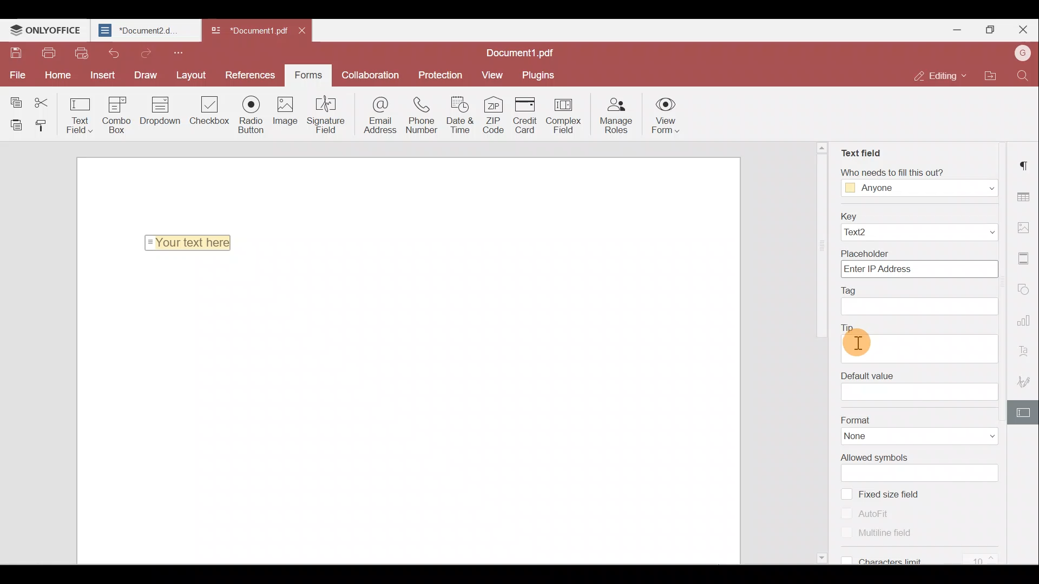 This screenshot has height=584, width=1039. What do you see at coordinates (101, 74) in the screenshot?
I see `Insert` at bounding box center [101, 74].